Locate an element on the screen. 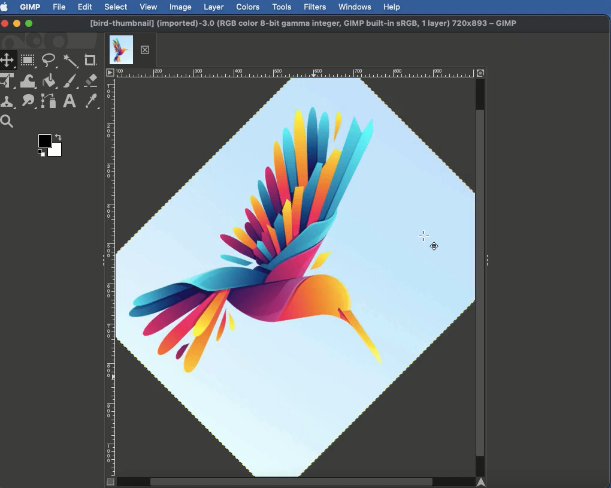 The image size is (611, 488). Crop is located at coordinates (90, 61).